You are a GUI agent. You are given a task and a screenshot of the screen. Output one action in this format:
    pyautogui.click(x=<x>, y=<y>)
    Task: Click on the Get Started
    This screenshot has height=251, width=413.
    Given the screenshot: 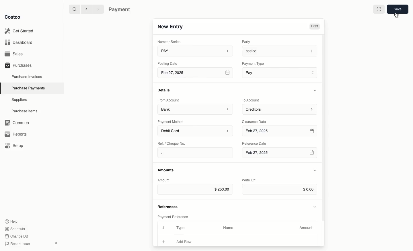 What is the action you would take?
    pyautogui.click(x=20, y=31)
    